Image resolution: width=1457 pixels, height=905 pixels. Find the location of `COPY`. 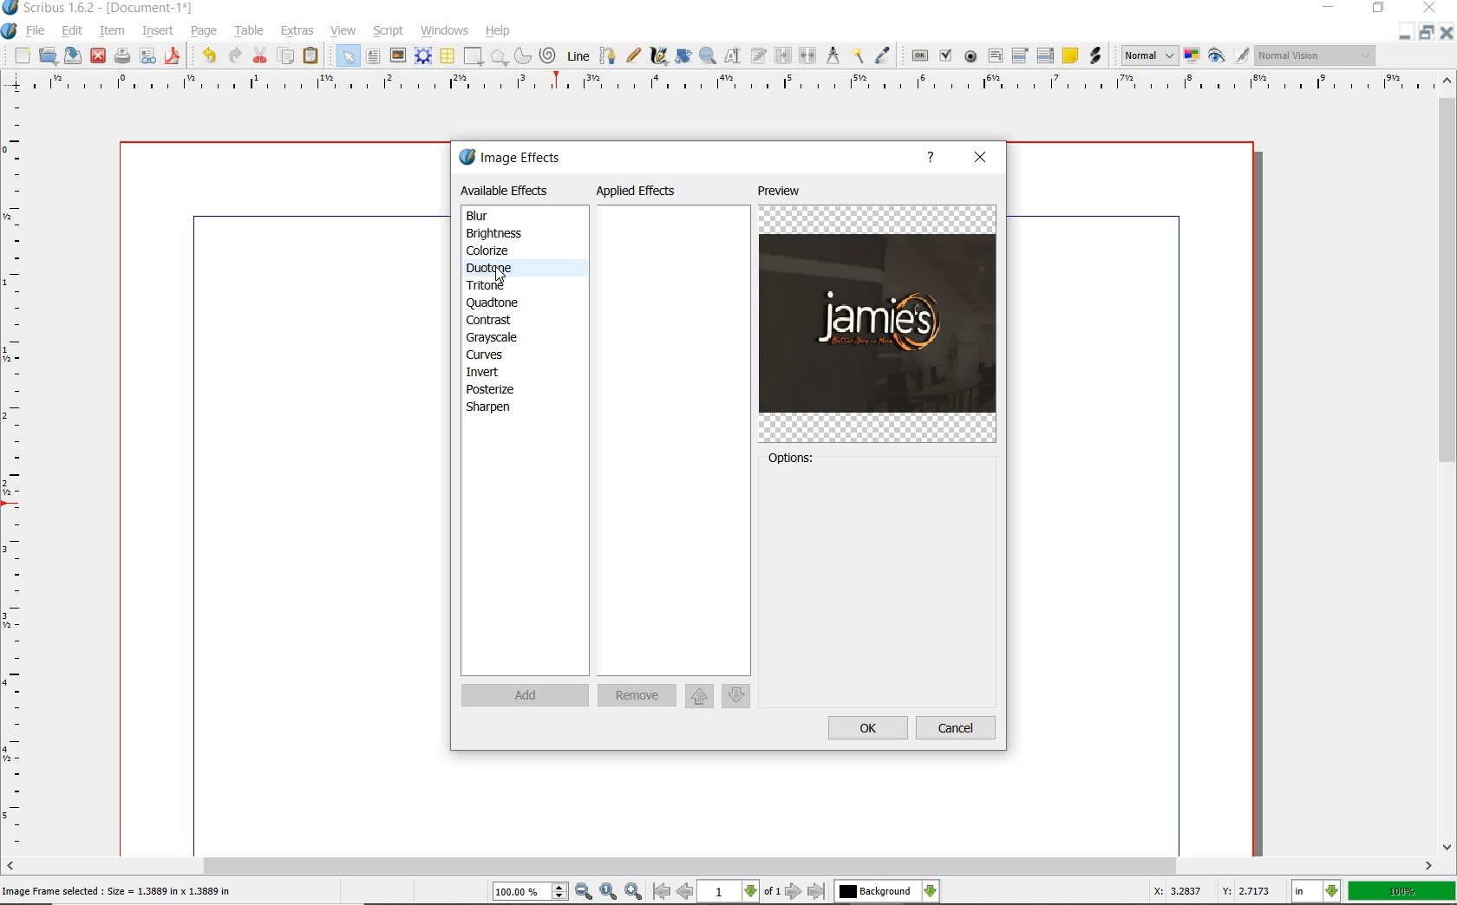

COPY is located at coordinates (286, 59).